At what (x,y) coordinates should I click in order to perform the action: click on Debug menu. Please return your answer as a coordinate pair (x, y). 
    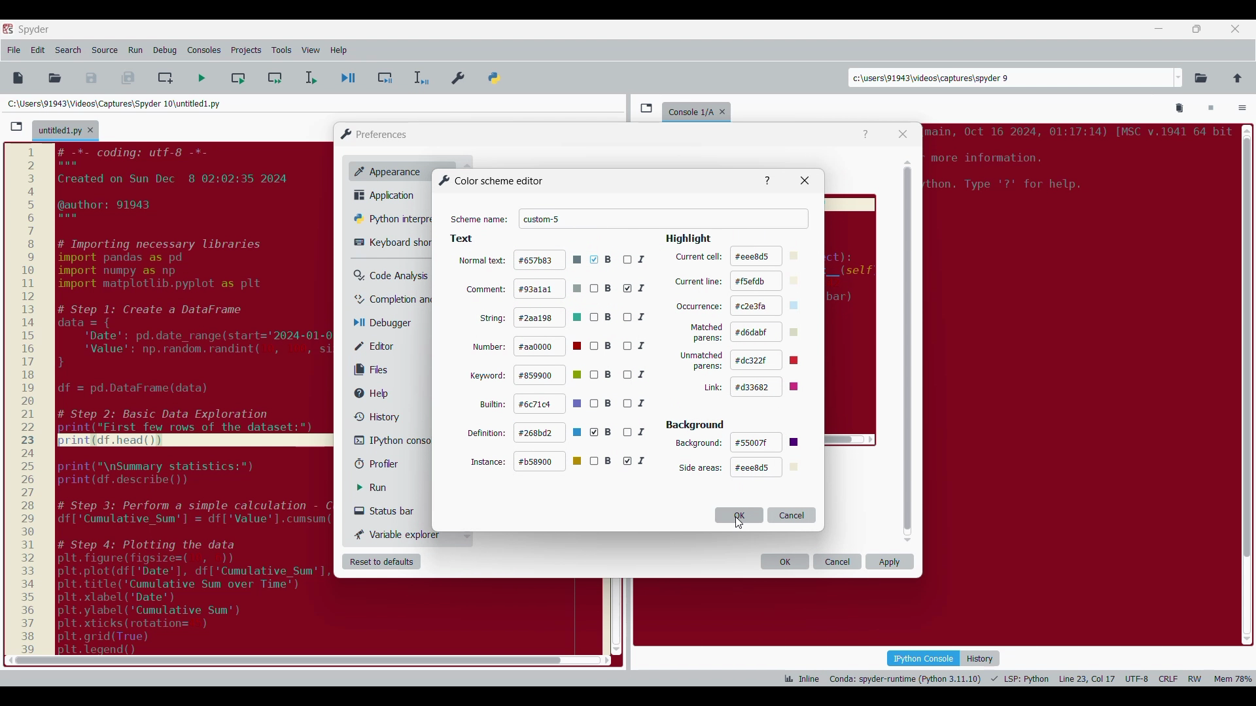
    Looking at the image, I should click on (165, 50).